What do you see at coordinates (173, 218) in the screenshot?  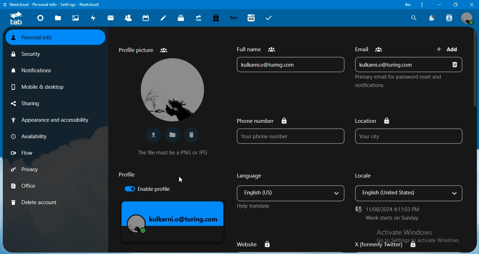 I see `Kulkarni.o@turing.com` at bounding box center [173, 218].